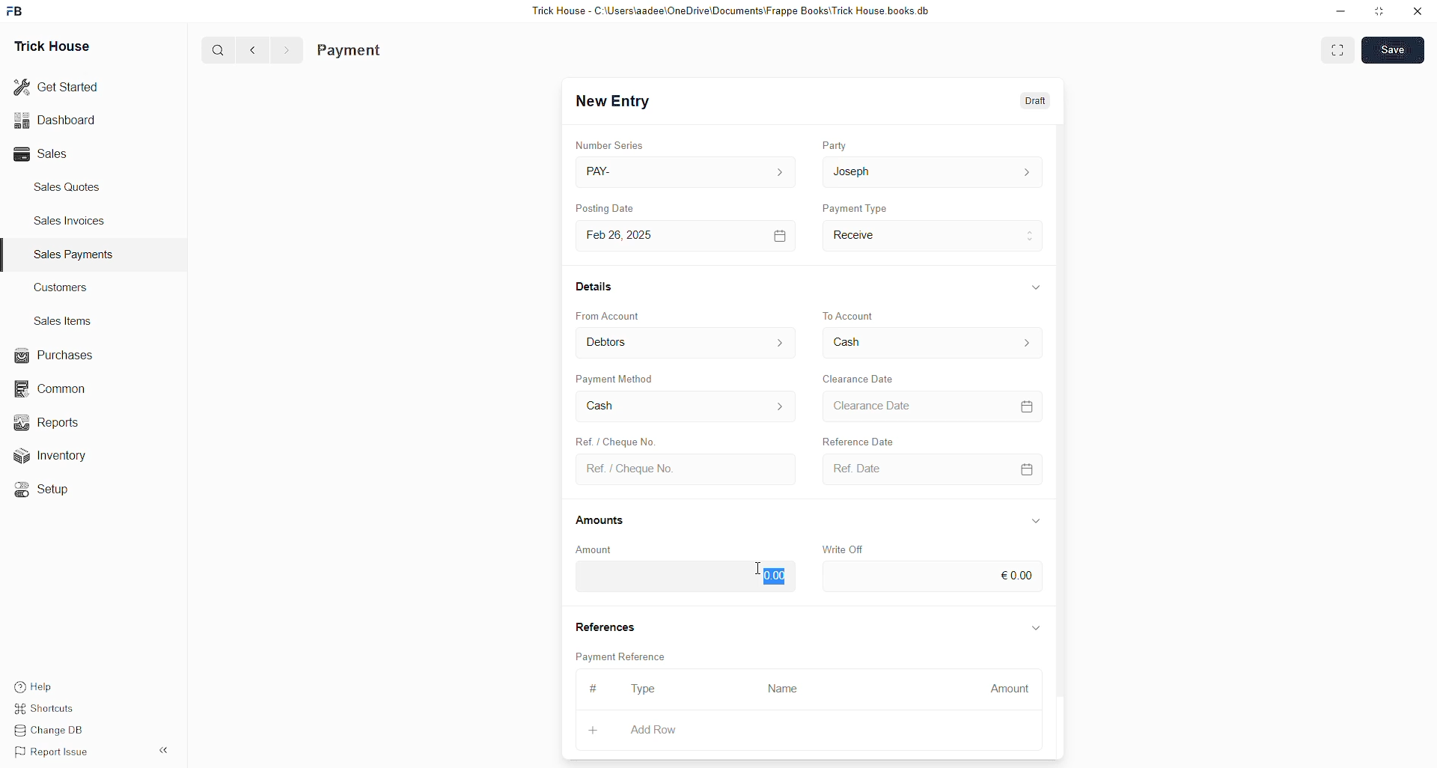 The height and width of the screenshot is (768, 1437). Describe the element at coordinates (623, 655) in the screenshot. I see `Payment Reference` at that location.